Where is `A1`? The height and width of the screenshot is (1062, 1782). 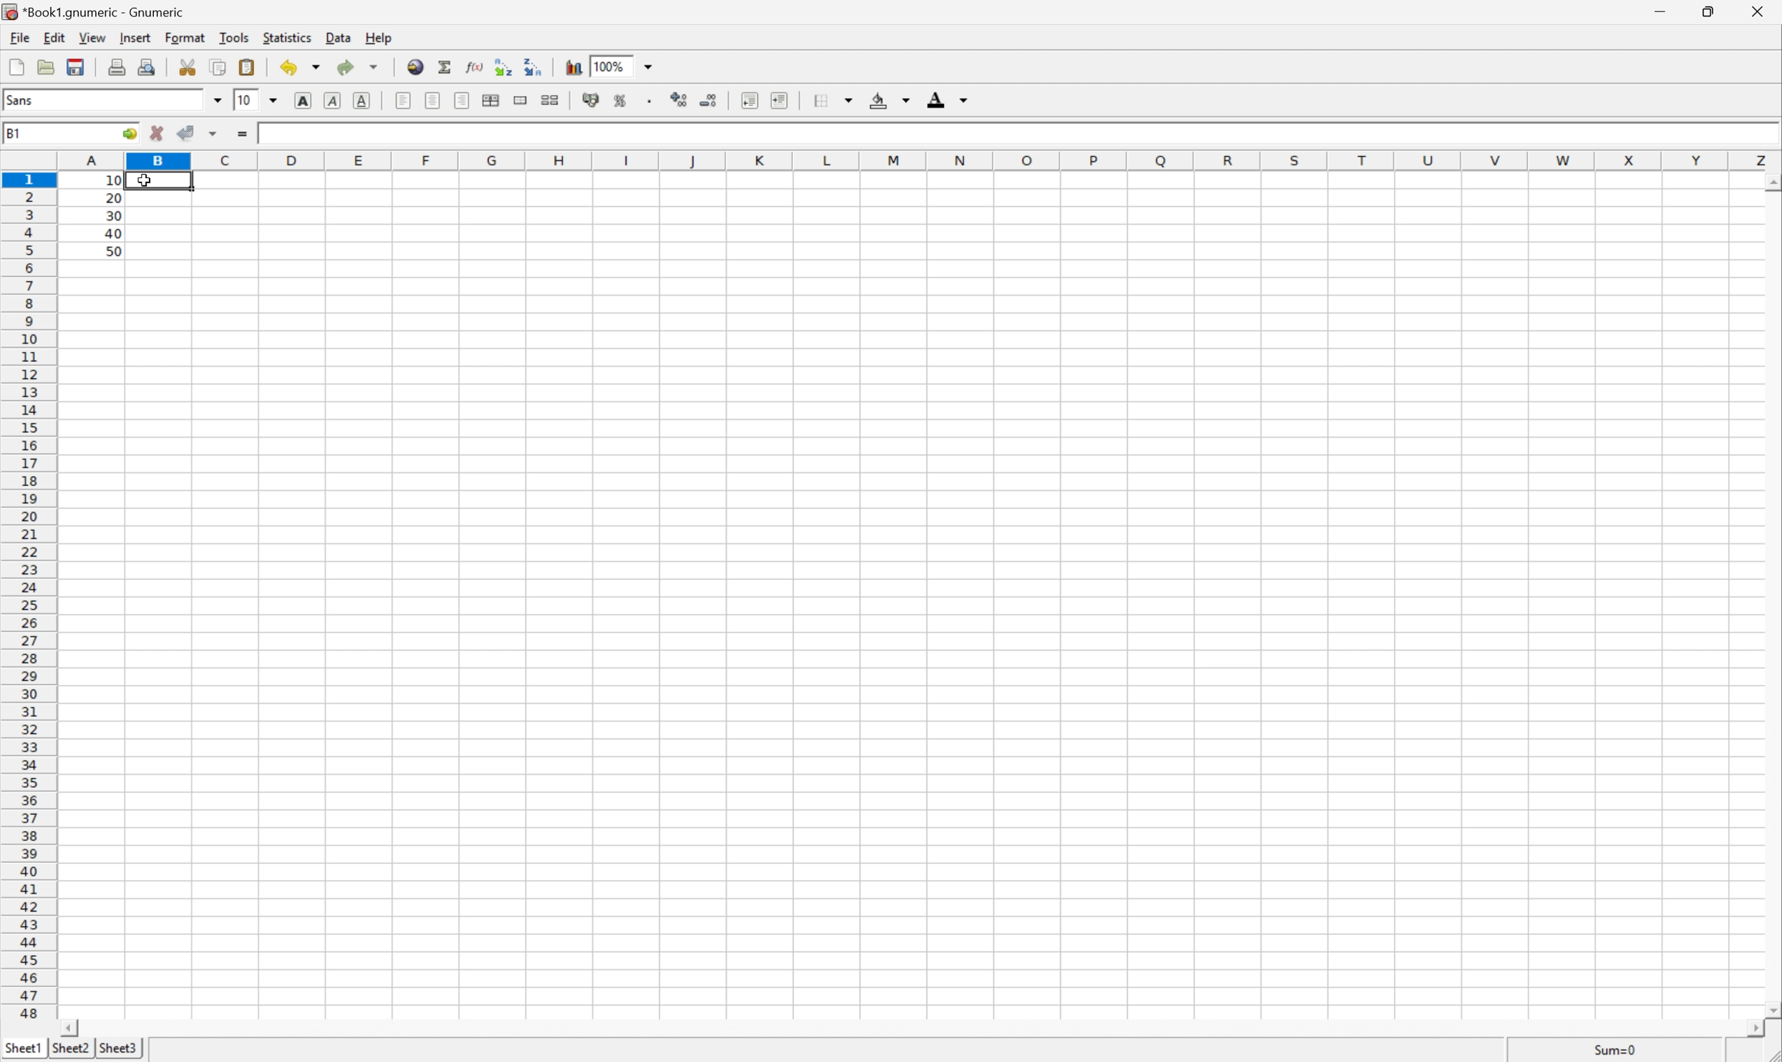
A1 is located at coordinates (18, 135).